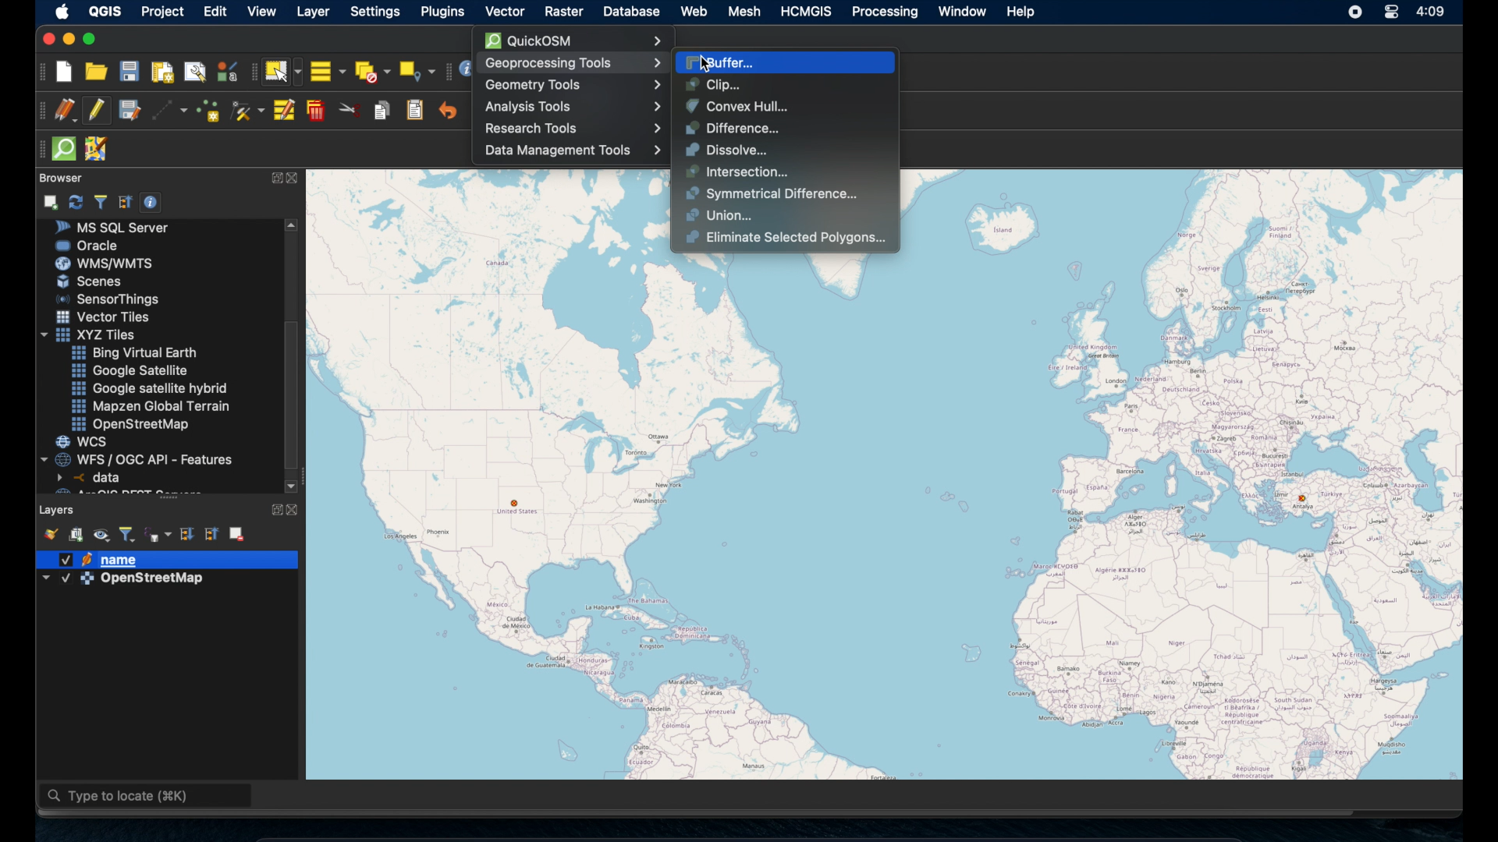  Describe the element at coordinates (960, 12) in the screenshot. I see `window` at that location.